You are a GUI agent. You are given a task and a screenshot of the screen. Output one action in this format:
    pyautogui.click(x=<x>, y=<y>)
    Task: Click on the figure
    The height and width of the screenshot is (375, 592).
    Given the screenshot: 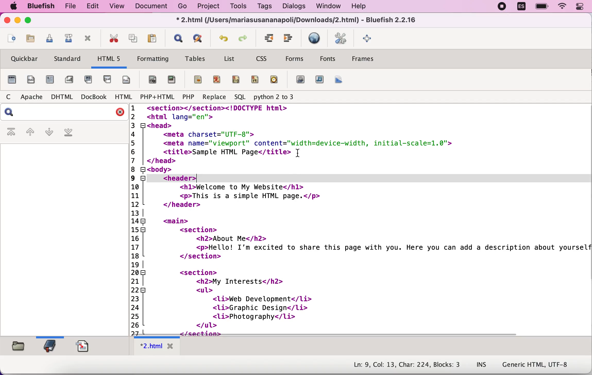 What is the action you would take?
    pyautogui.click(x=173, y=80)
    